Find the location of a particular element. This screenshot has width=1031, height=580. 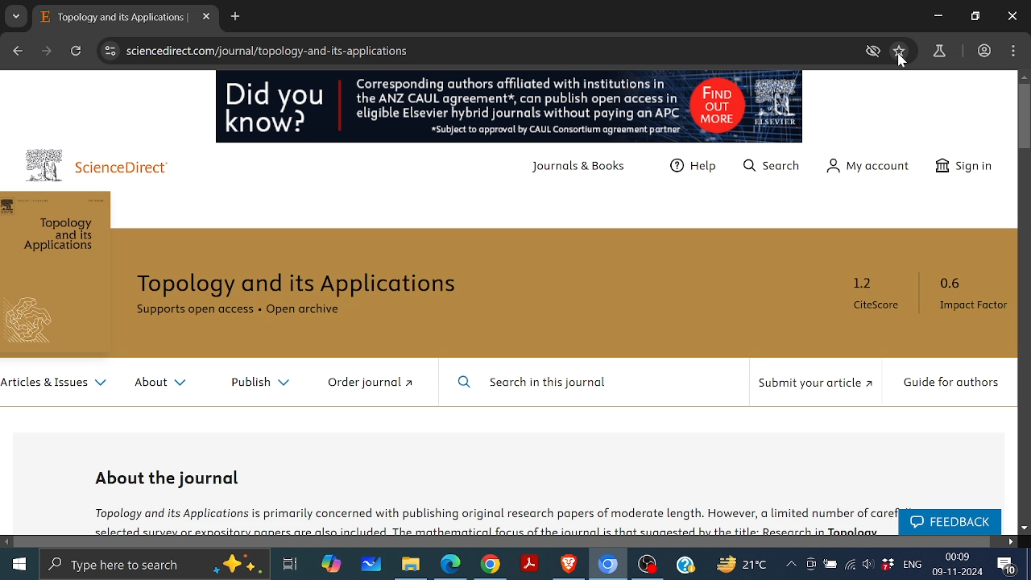

Reload is located at coordinates (76, 52).